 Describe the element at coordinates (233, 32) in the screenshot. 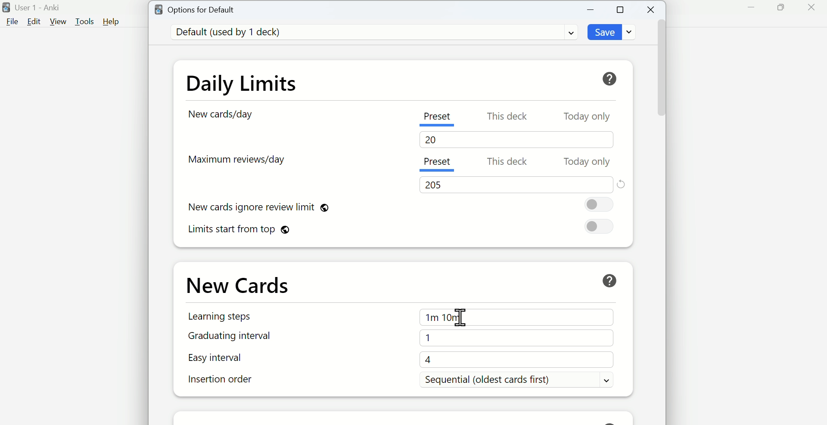

I see `Default (used by 1 deck)` at that location.